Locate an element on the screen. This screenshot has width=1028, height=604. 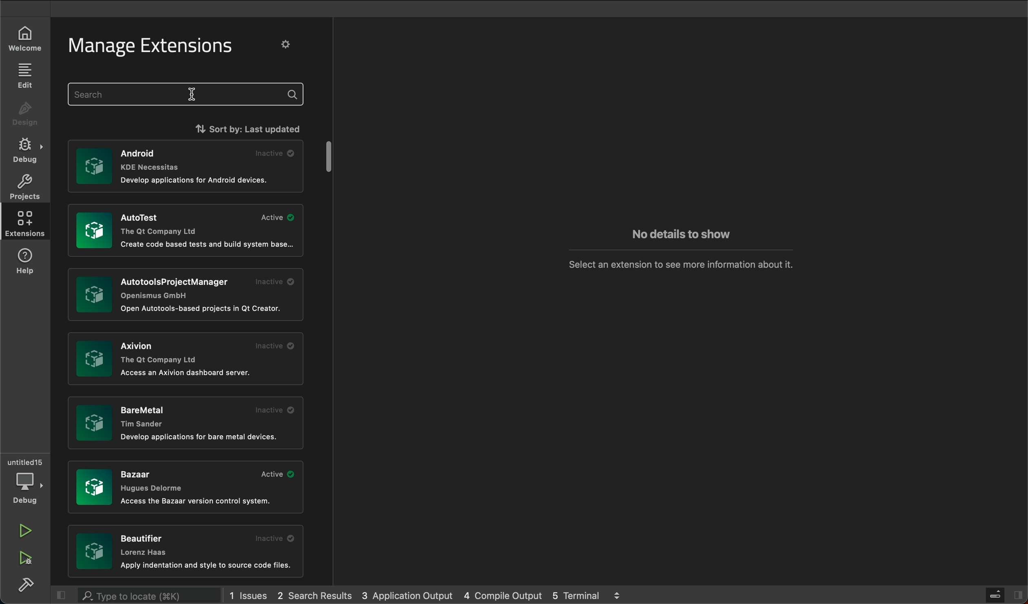
inactive is located at coordinates (276, 282).